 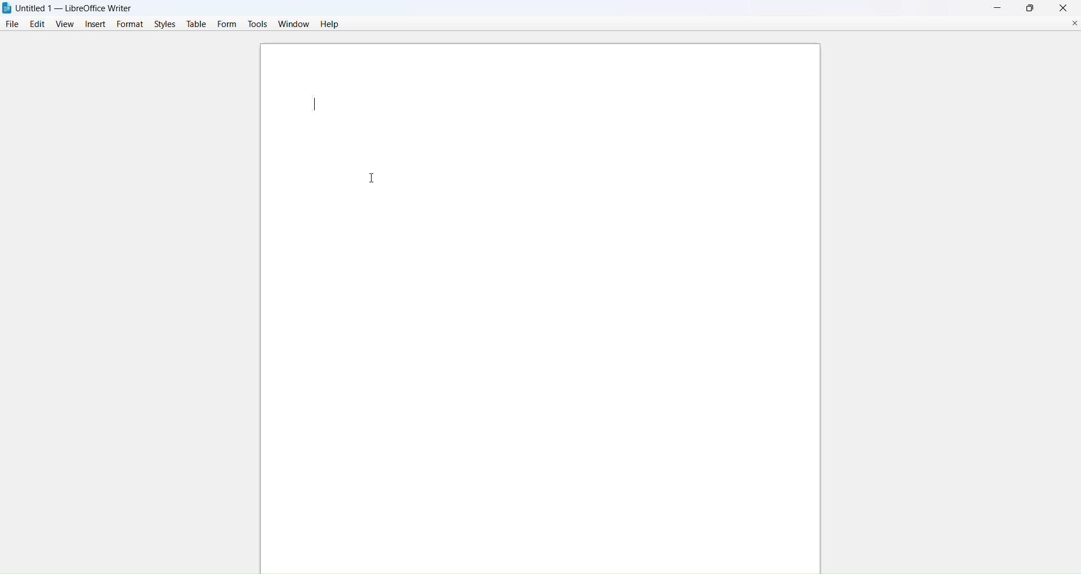 I want to click on tools, so click(x=258, y=24).